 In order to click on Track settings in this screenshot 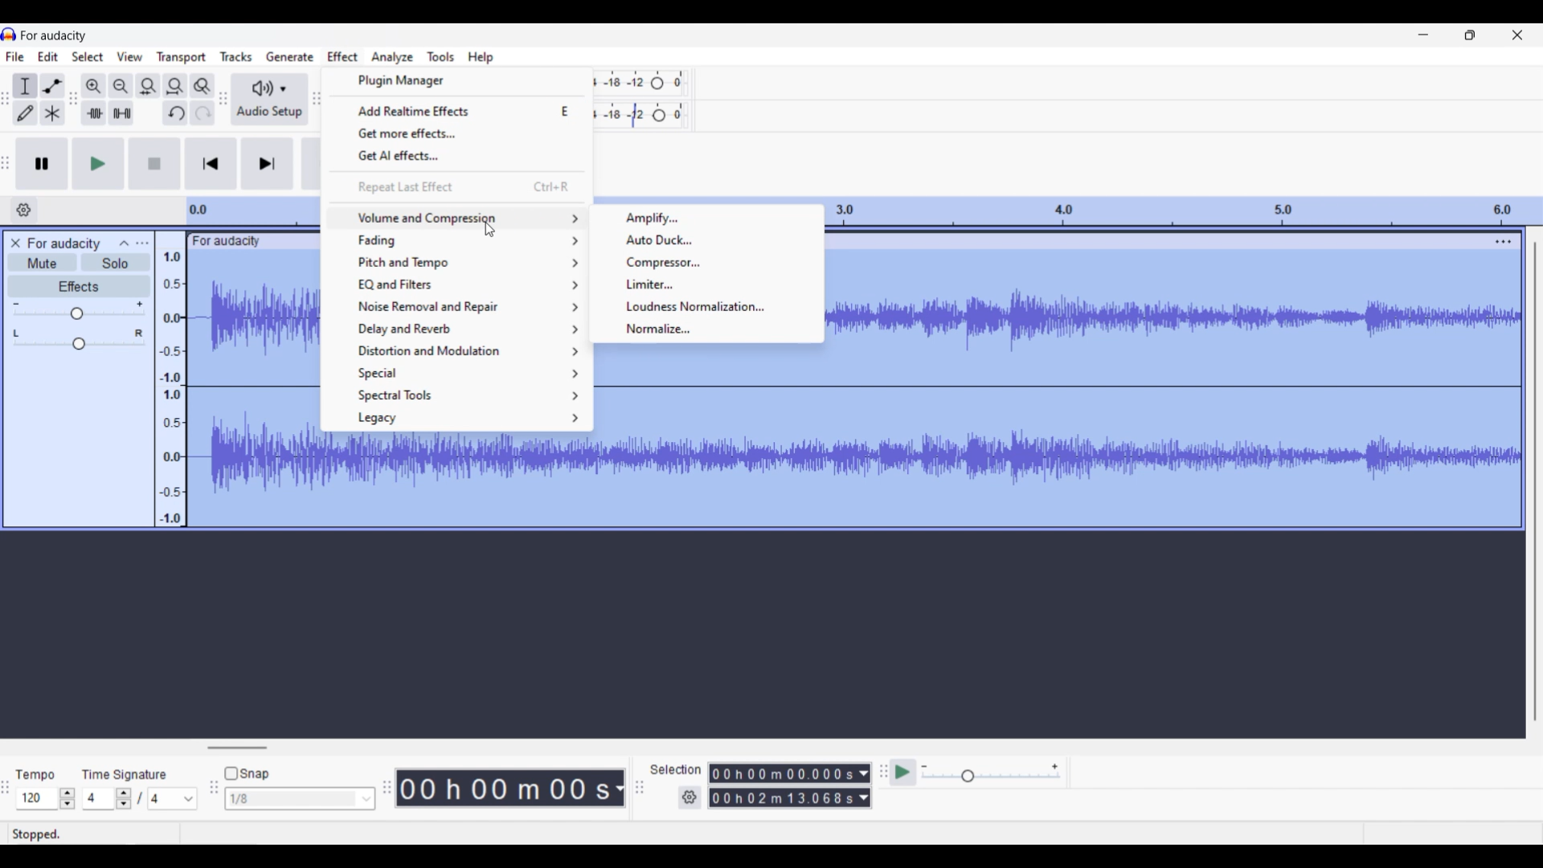, I will do `click(1504, 241)`.